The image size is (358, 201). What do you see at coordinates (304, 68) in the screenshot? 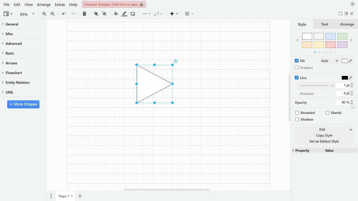
I see `Gradient` at bounding box center [304, 68].